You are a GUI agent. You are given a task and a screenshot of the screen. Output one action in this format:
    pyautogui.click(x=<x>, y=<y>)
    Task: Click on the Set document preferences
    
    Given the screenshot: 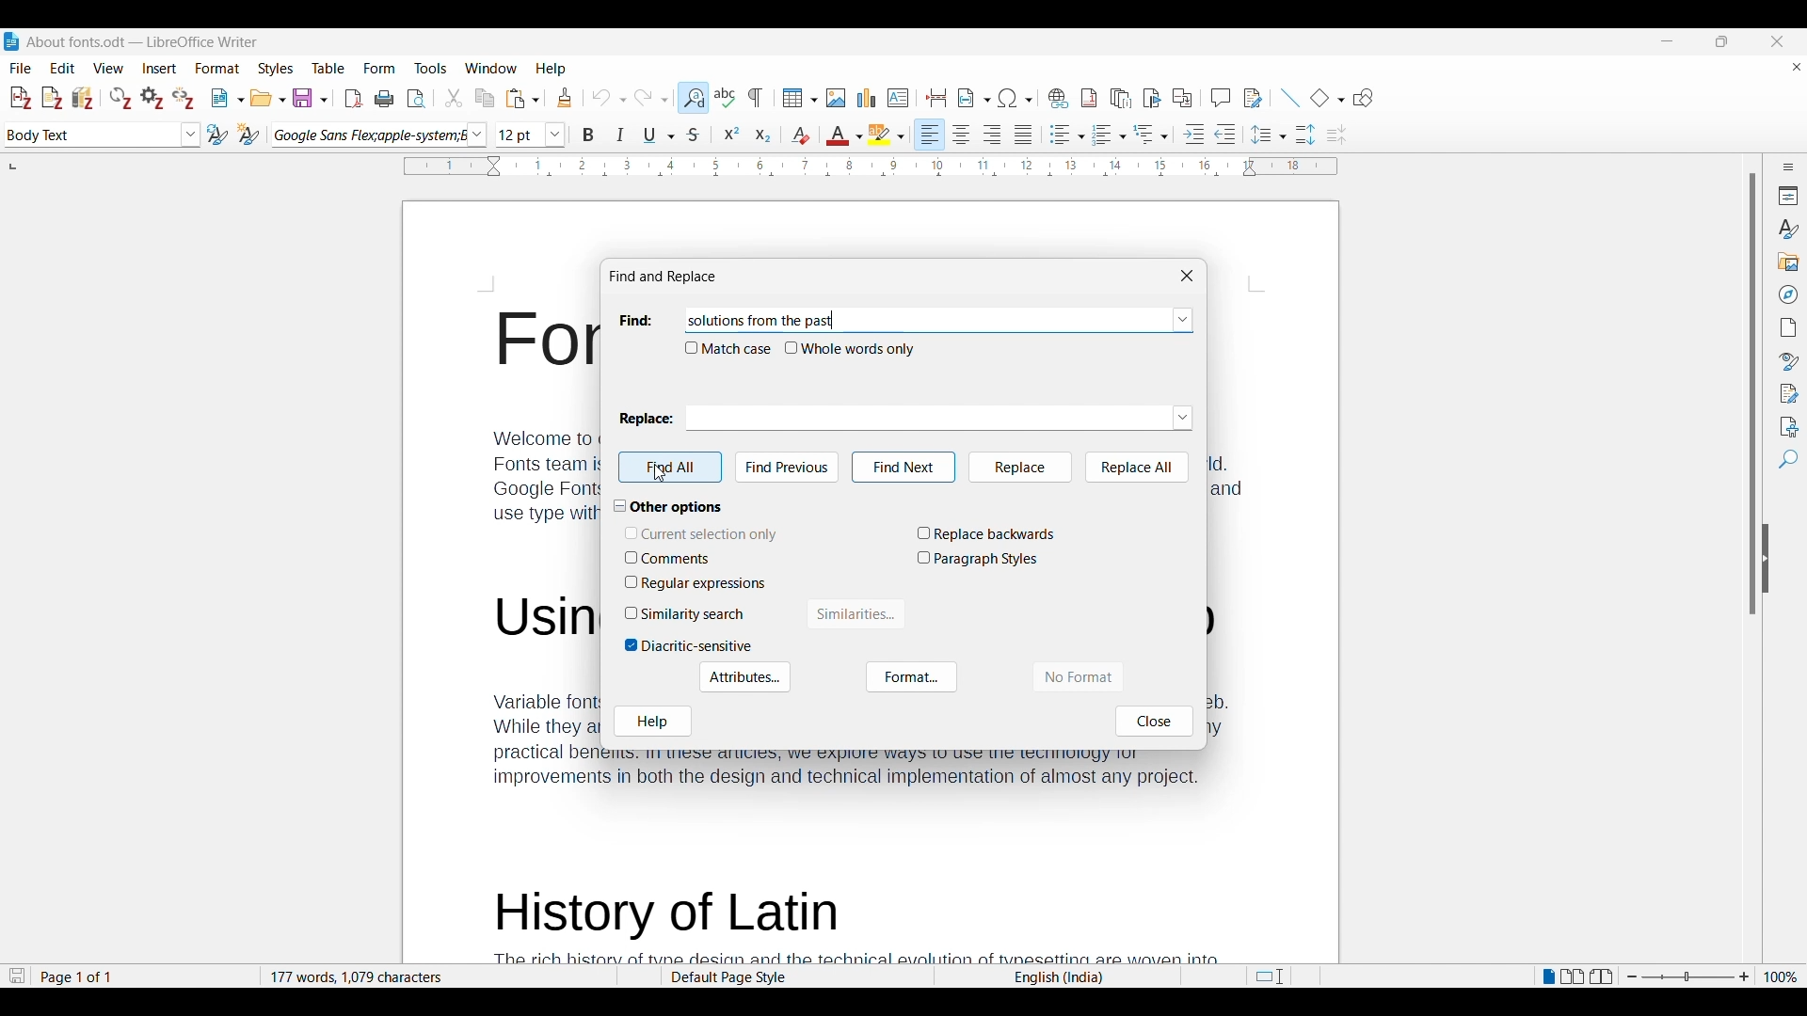 What is the action you would take?
    pyautogui.click(x=153, y=97)
    